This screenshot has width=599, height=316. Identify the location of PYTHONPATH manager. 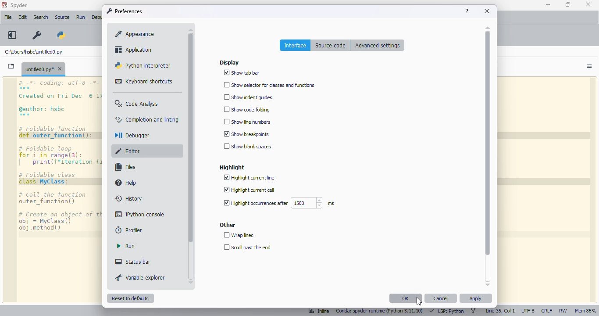
(63, 35).